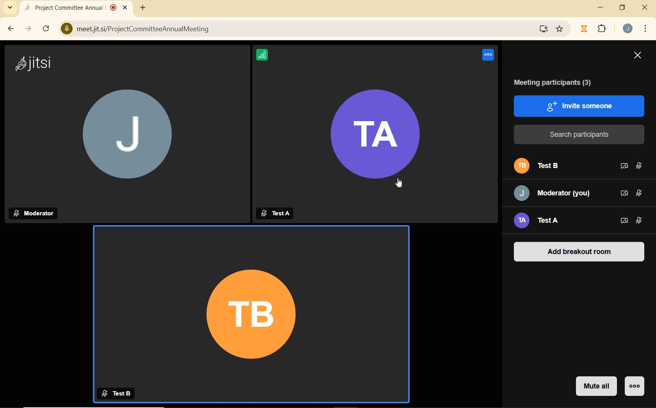 The image size is (656, 408). What do you see at coordinates (637, 57) in the screenshot?
I see `CLOSE` at bounding box center [637, 57].